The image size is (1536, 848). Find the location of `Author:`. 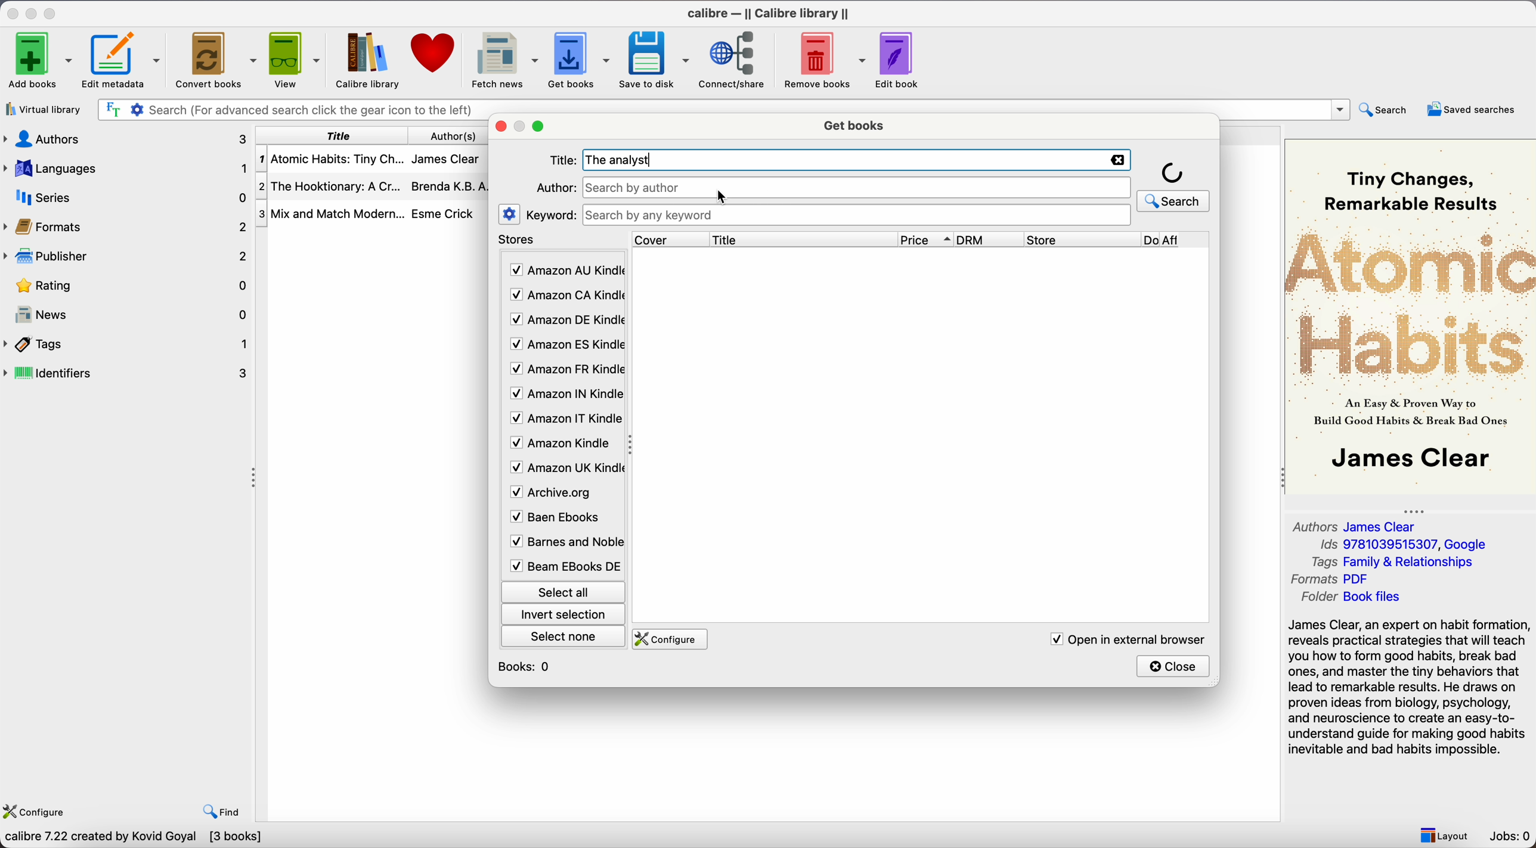

Author: is located at coordinates (556, 188).